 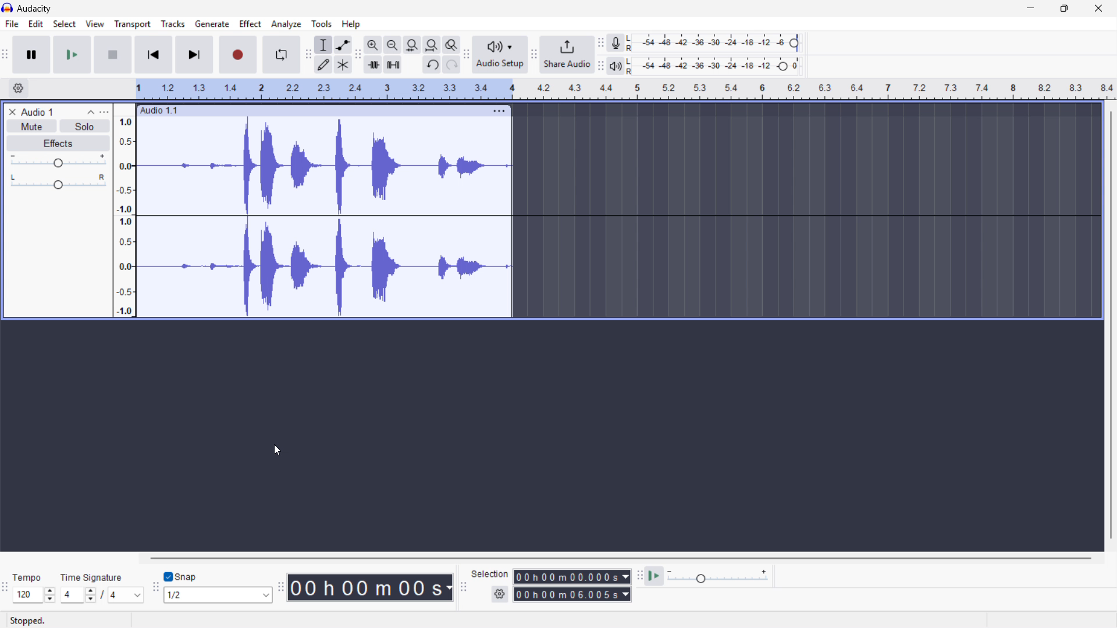 I want to click on View , so click(x=95, y=24).